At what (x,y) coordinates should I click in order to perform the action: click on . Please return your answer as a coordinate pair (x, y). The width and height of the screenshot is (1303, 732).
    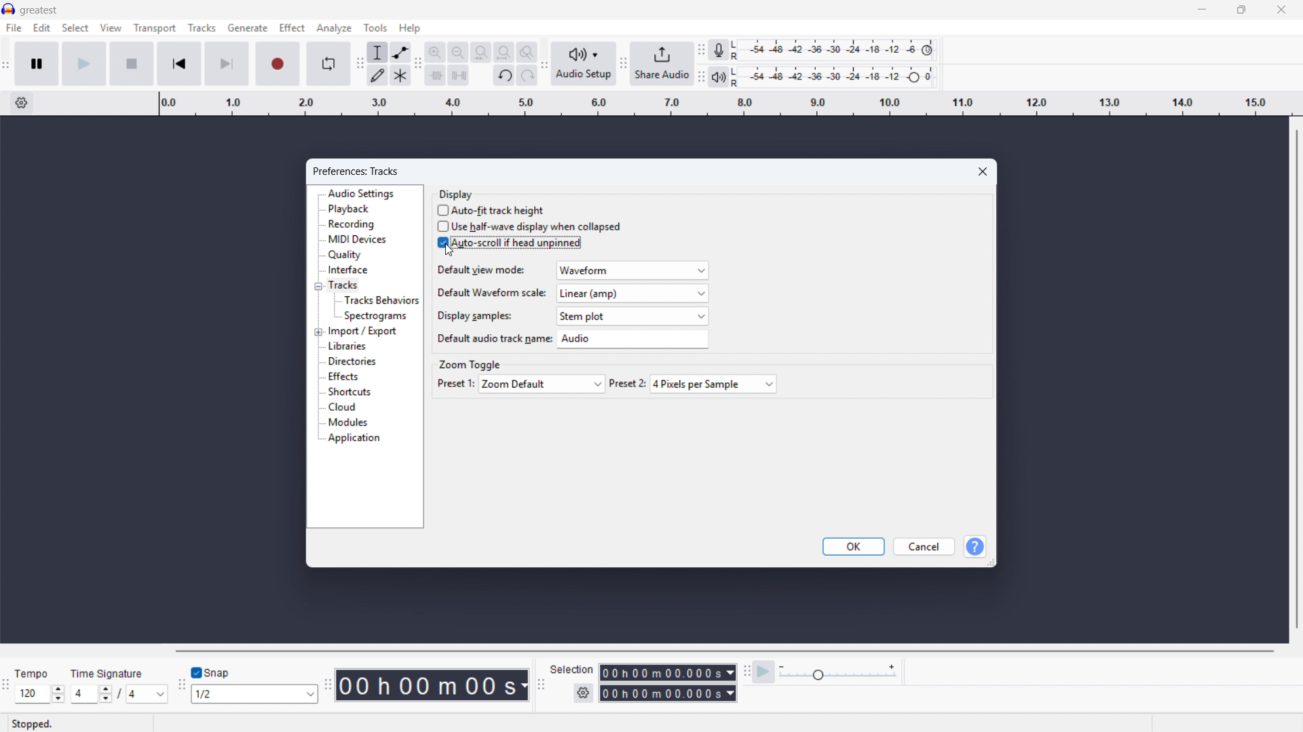
    Looking at the image, I should click on (13, 27).